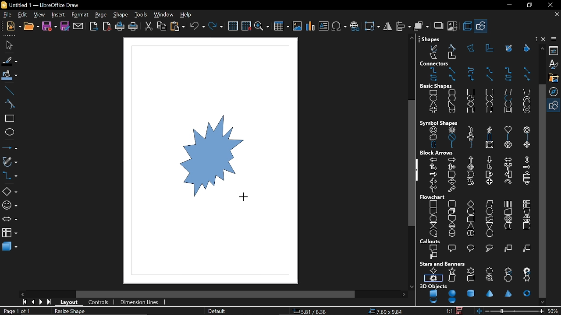  I want to click on co-ordinate, so click(313, 311).